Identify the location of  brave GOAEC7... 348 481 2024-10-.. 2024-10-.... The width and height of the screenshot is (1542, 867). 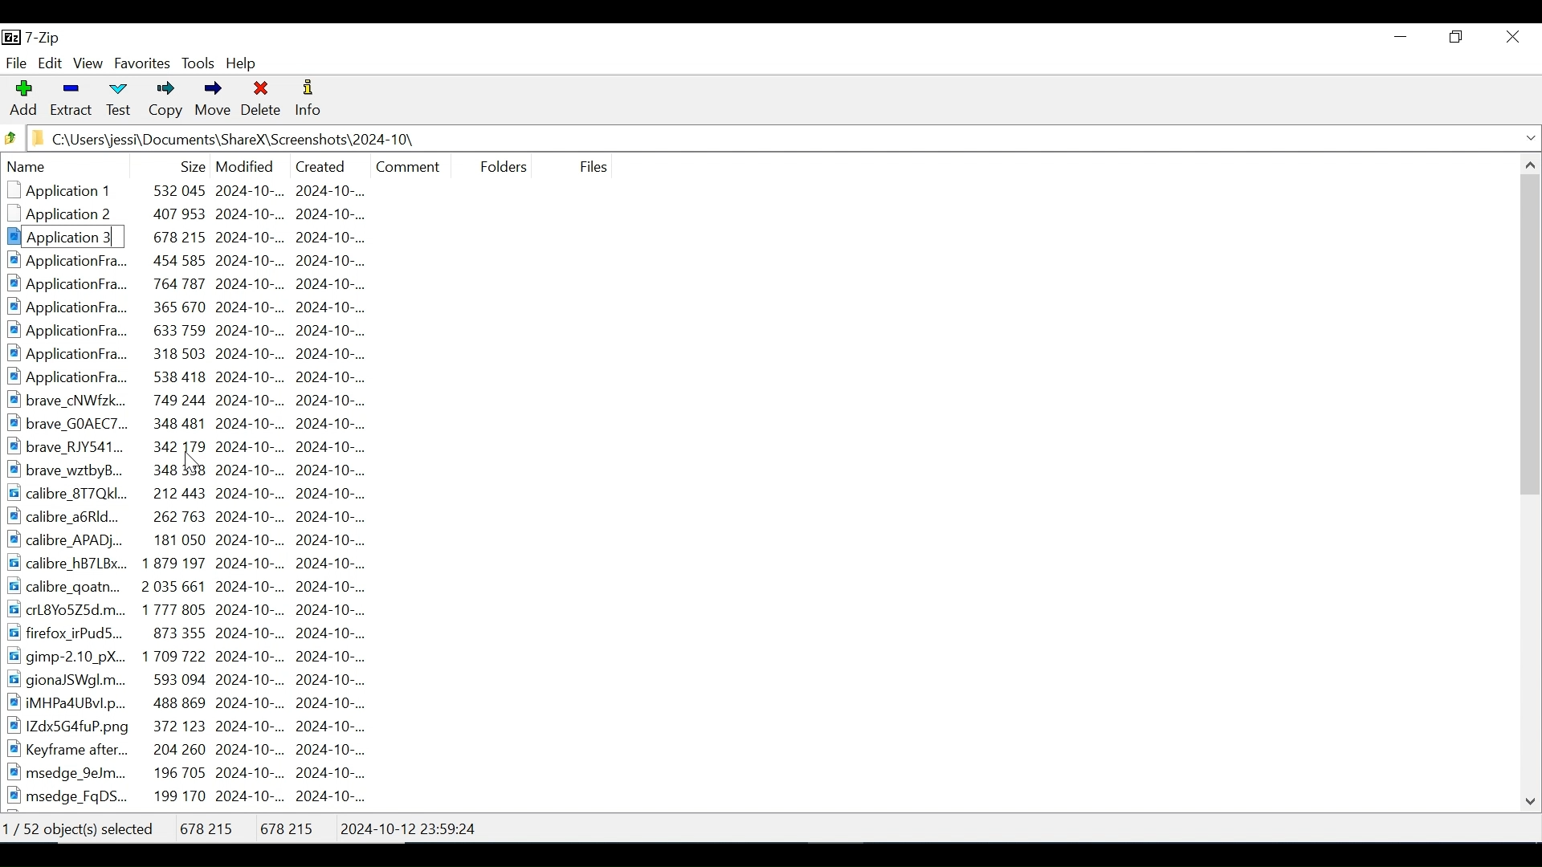
(198, 422).